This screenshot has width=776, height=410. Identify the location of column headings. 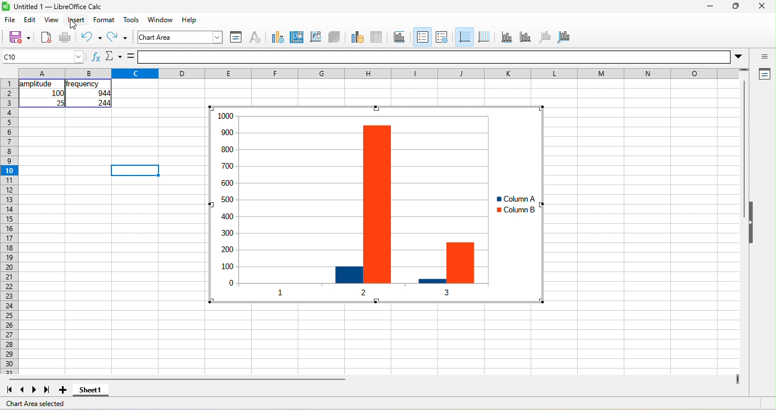
(382, 72).